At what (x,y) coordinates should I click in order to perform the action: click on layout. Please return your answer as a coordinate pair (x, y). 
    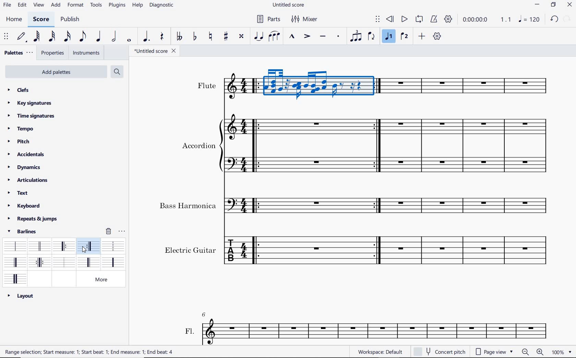
    Looking at the image, I should click on (21, 296).